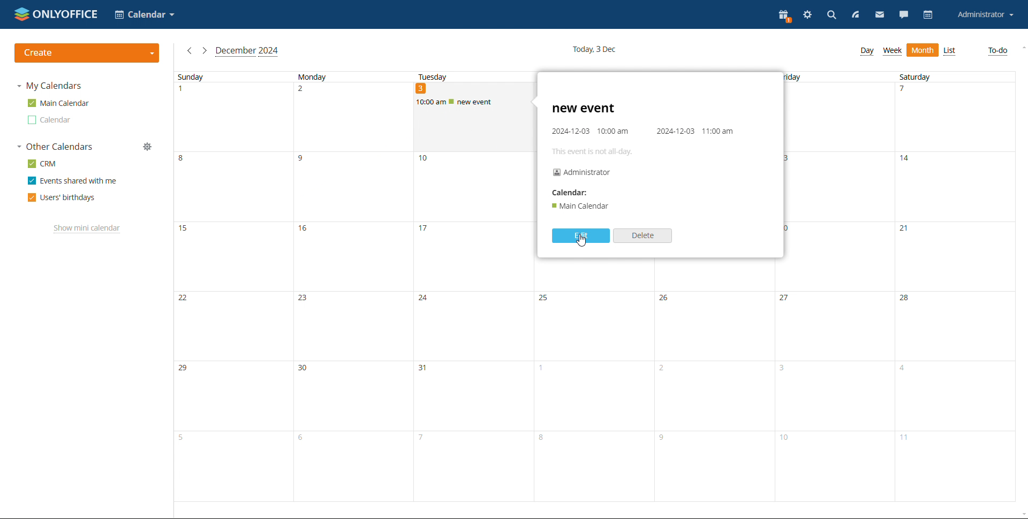 The height and width of the screenshot is (519, 1028). I want to click on 20, so click(840, 256).